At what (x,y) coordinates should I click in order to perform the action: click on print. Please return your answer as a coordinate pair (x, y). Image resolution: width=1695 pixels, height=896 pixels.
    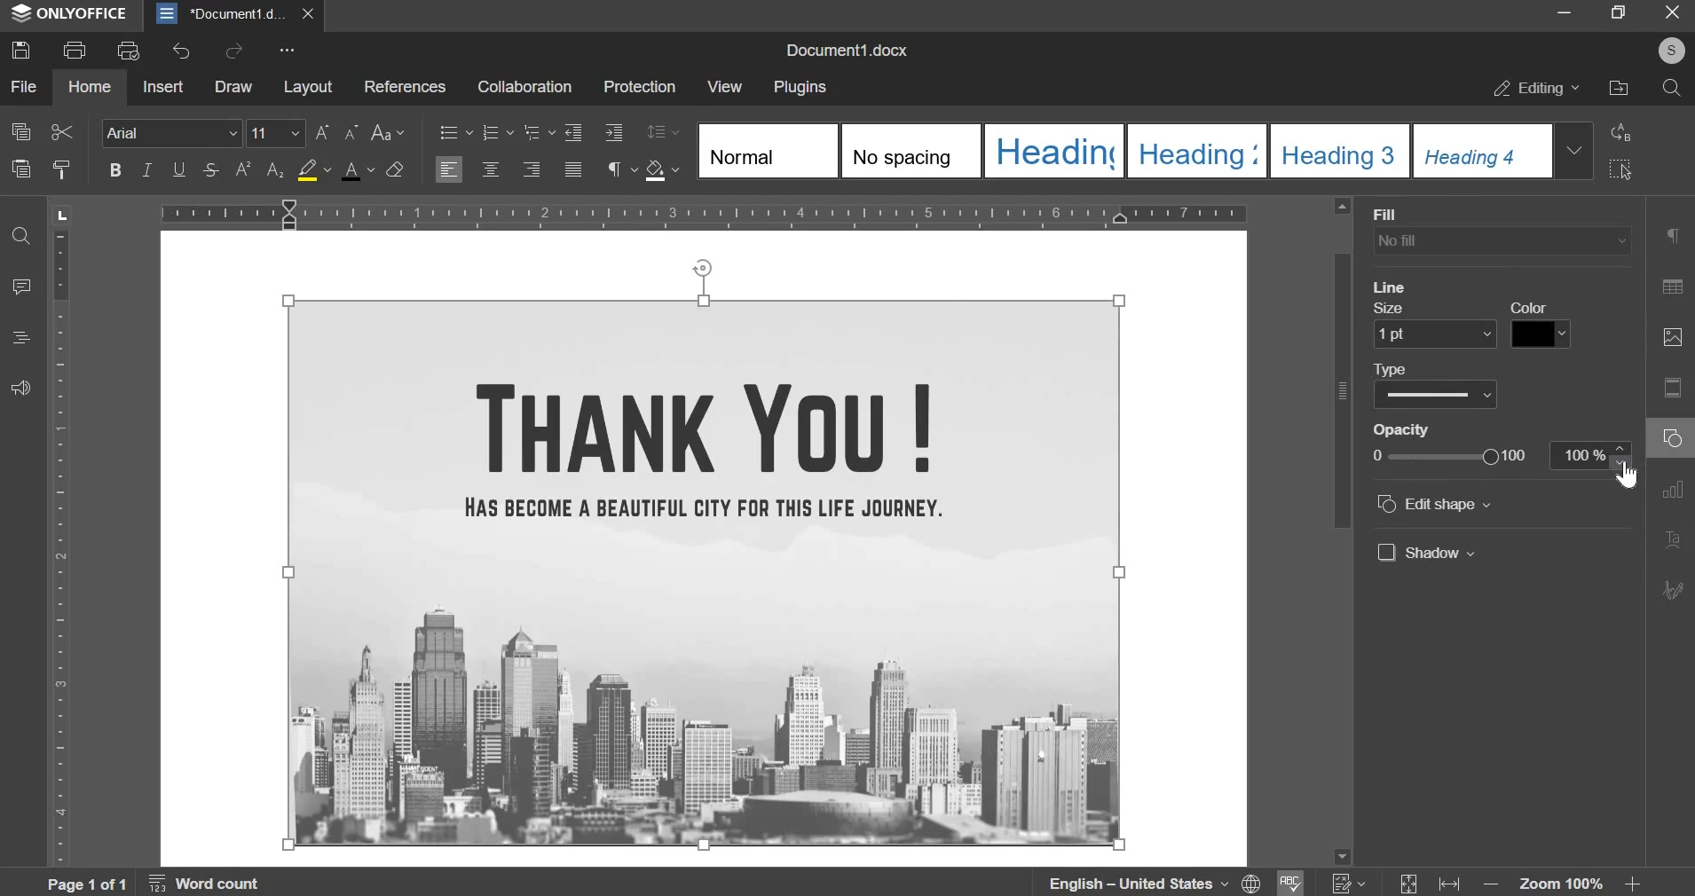
    Looking at the image, I should click on (75, 50).